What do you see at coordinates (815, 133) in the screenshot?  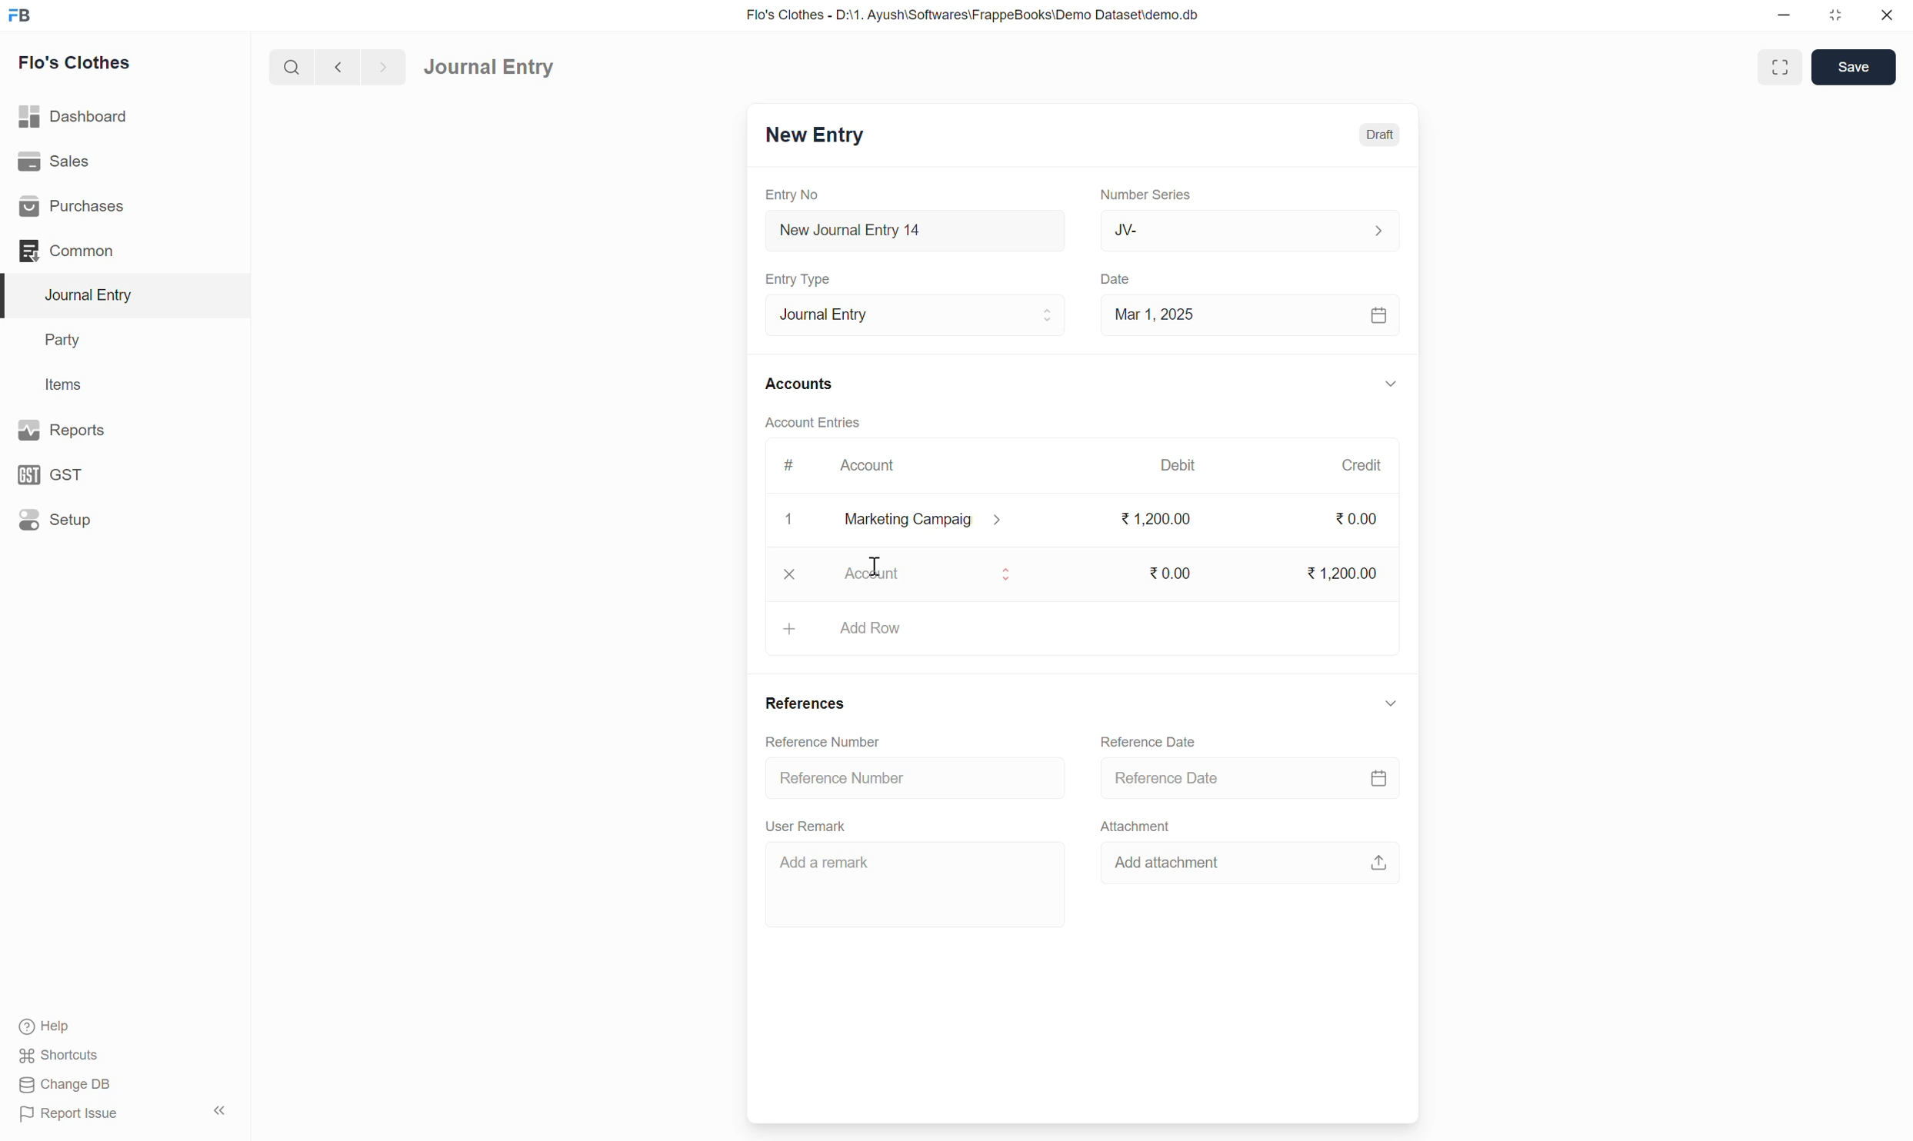 I see `New Entry` at bounding box center [815, 133].